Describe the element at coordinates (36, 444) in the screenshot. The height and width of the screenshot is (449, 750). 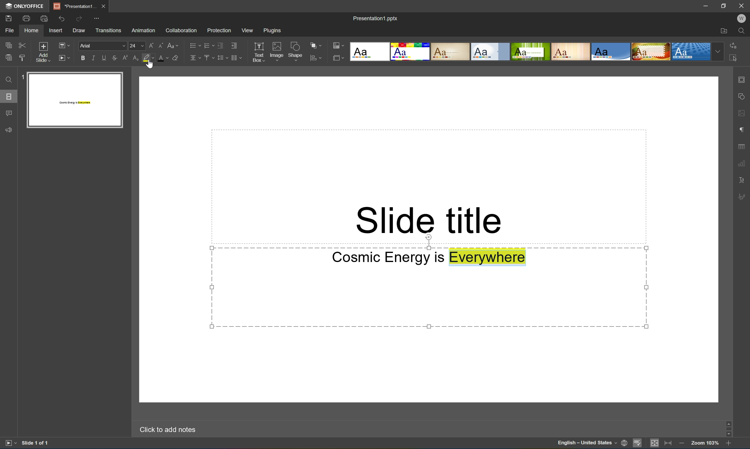
I see `Slide 1 of 1` at that location.